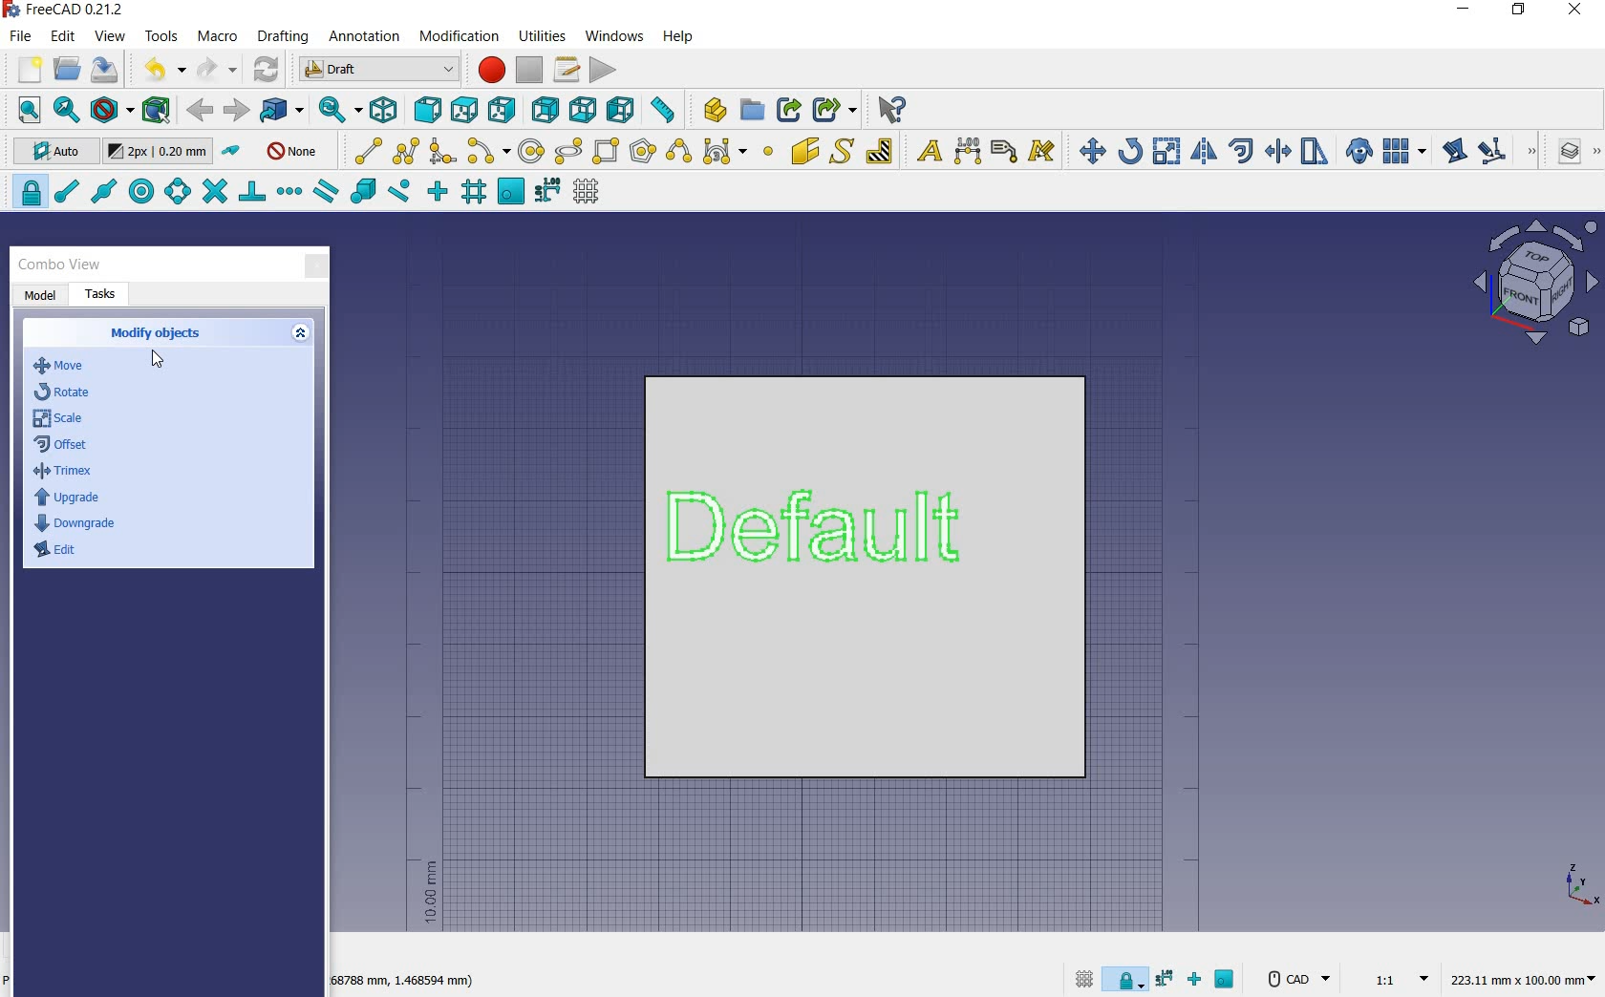 The width and height of the screenshot is (1605, 997). I want to click on facebinder, so click(804, 155).